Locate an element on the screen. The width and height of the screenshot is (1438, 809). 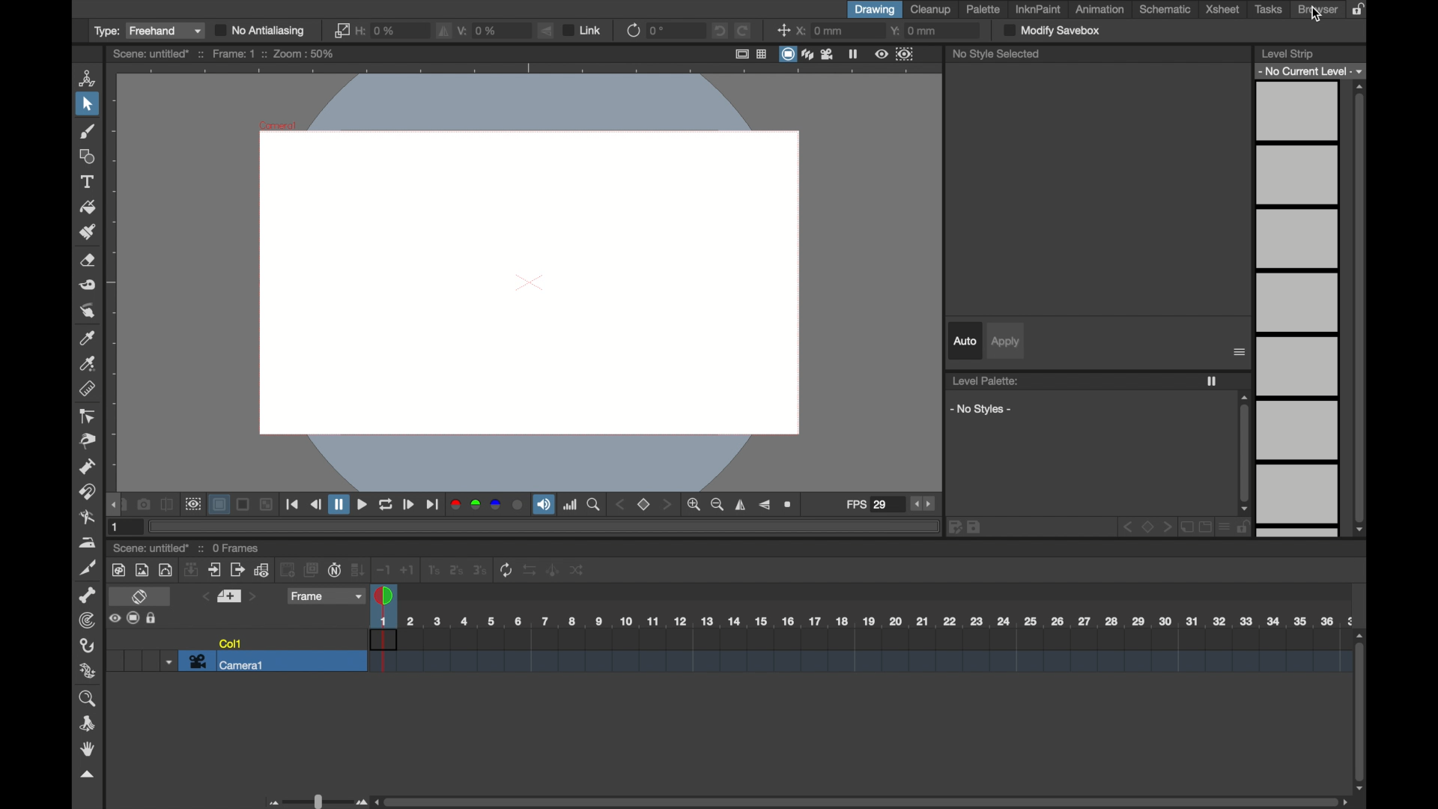
soundtrack is located at coordinates (543, 505).